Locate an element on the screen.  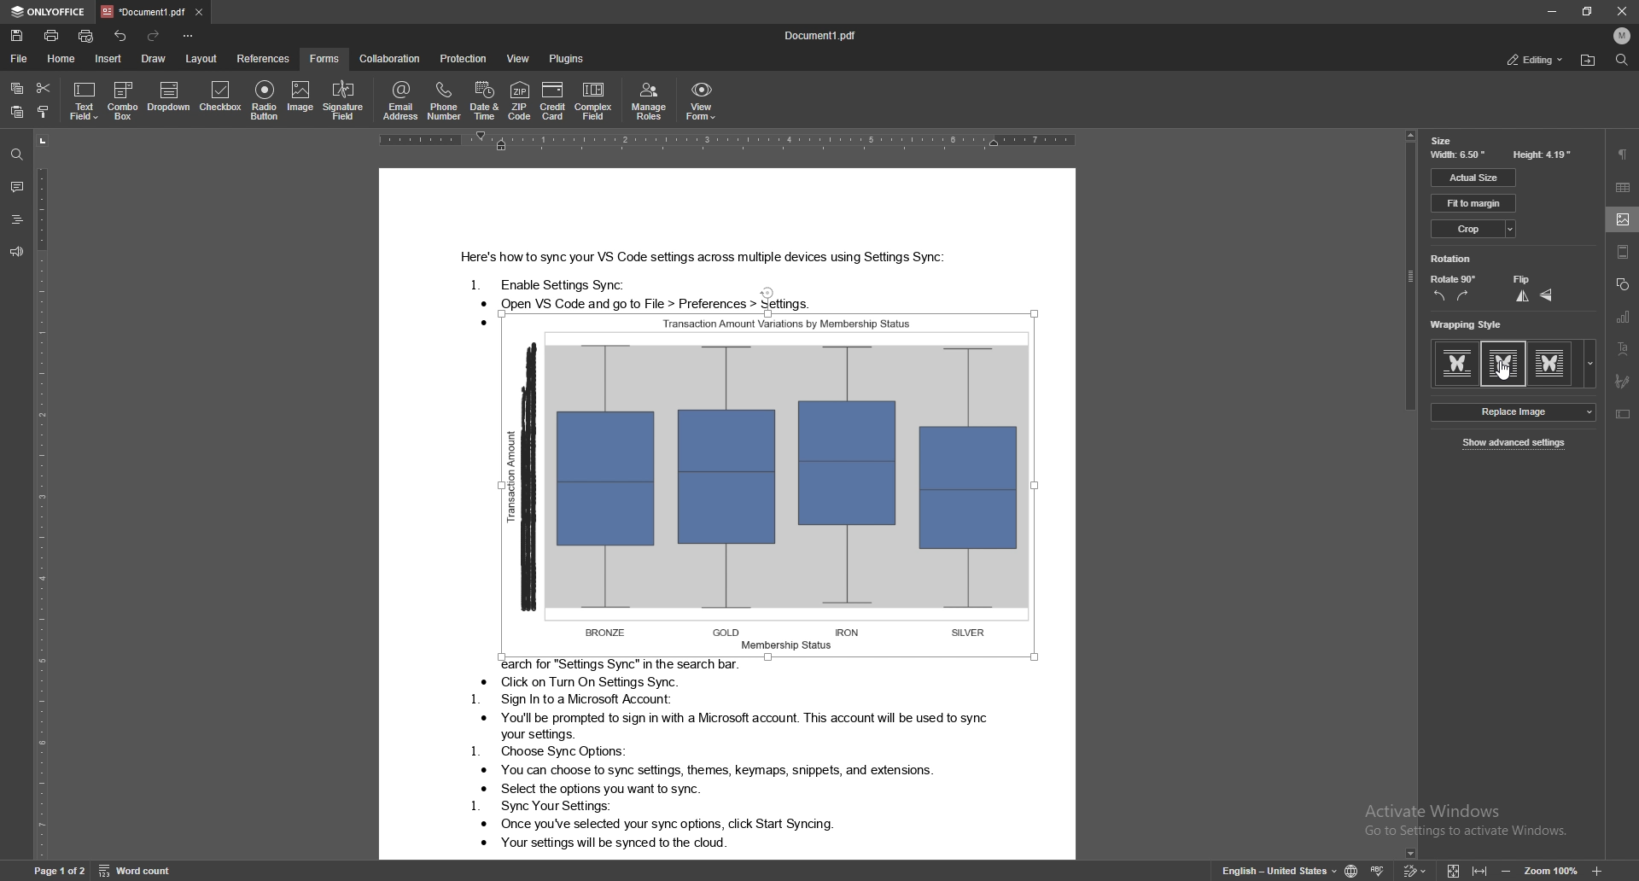
date and time is located at coordinates (484, 101).